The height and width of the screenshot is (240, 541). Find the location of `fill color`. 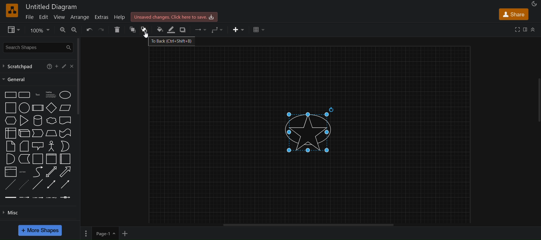

fill color is located at coordinates (159, 30).